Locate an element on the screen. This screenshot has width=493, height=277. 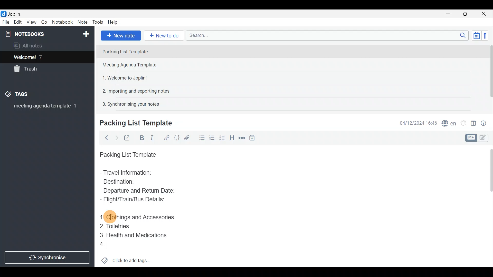
Toggle editors is located at coordinates (472, 137).